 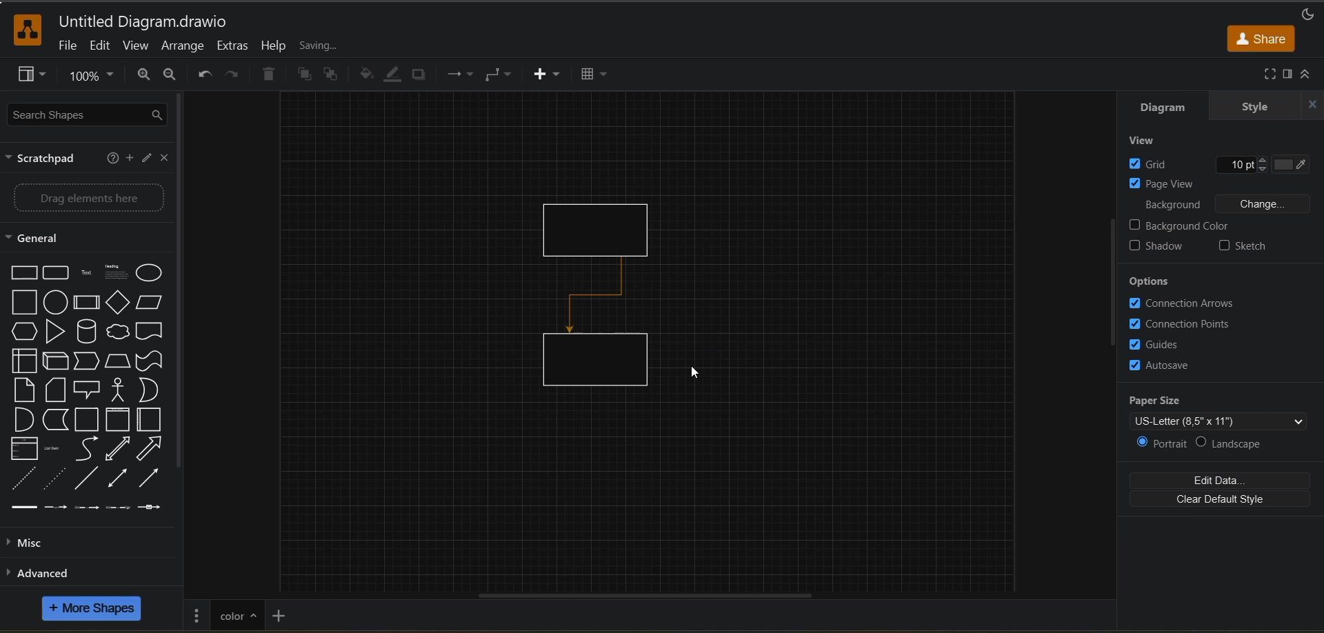 I want to click on background, so click(x=1173, y=203).